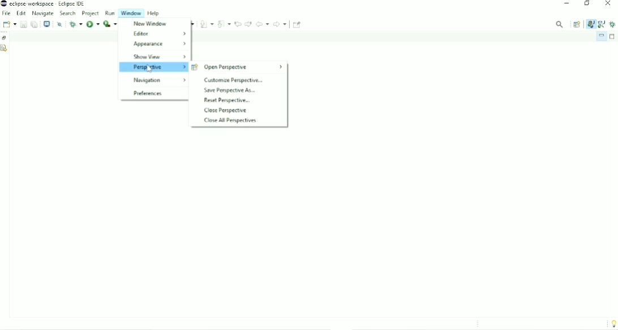 This screenshot has height=330, width=618. Describe the element at coordinates (225, 23) in the screenshot. I see `Previous Annotation` at that location.